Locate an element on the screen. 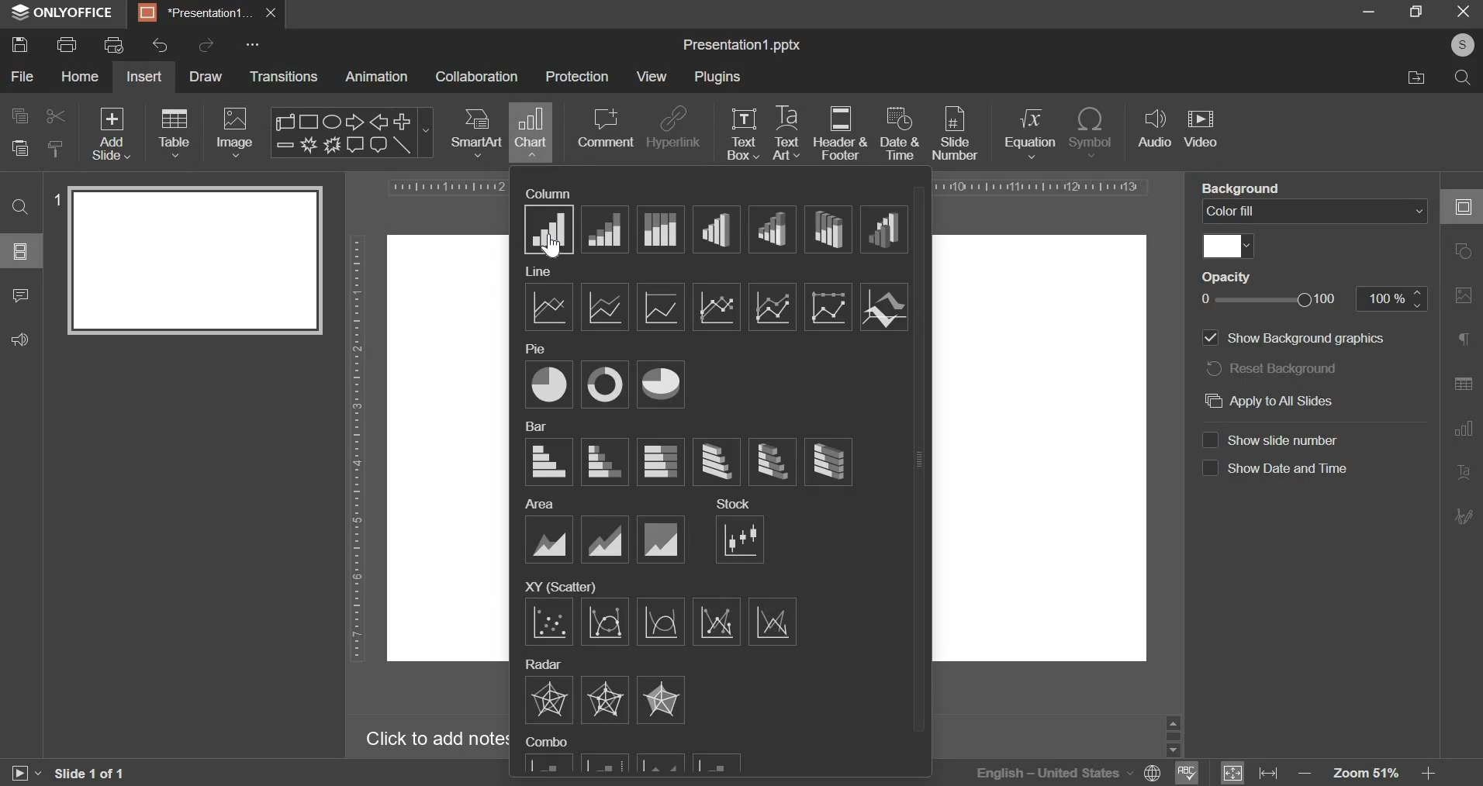 The image size is (1483, 786). check box is located at coordinates (1210, 468).